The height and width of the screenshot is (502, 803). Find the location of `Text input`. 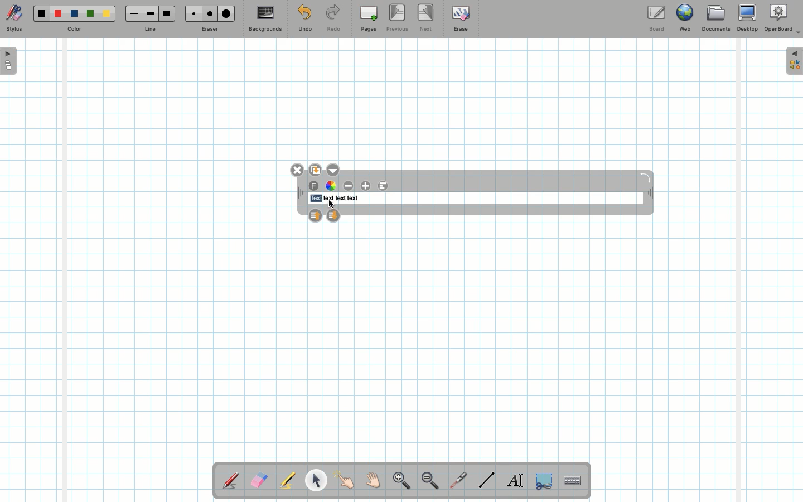

Text input is located at coordinates (573, 477).